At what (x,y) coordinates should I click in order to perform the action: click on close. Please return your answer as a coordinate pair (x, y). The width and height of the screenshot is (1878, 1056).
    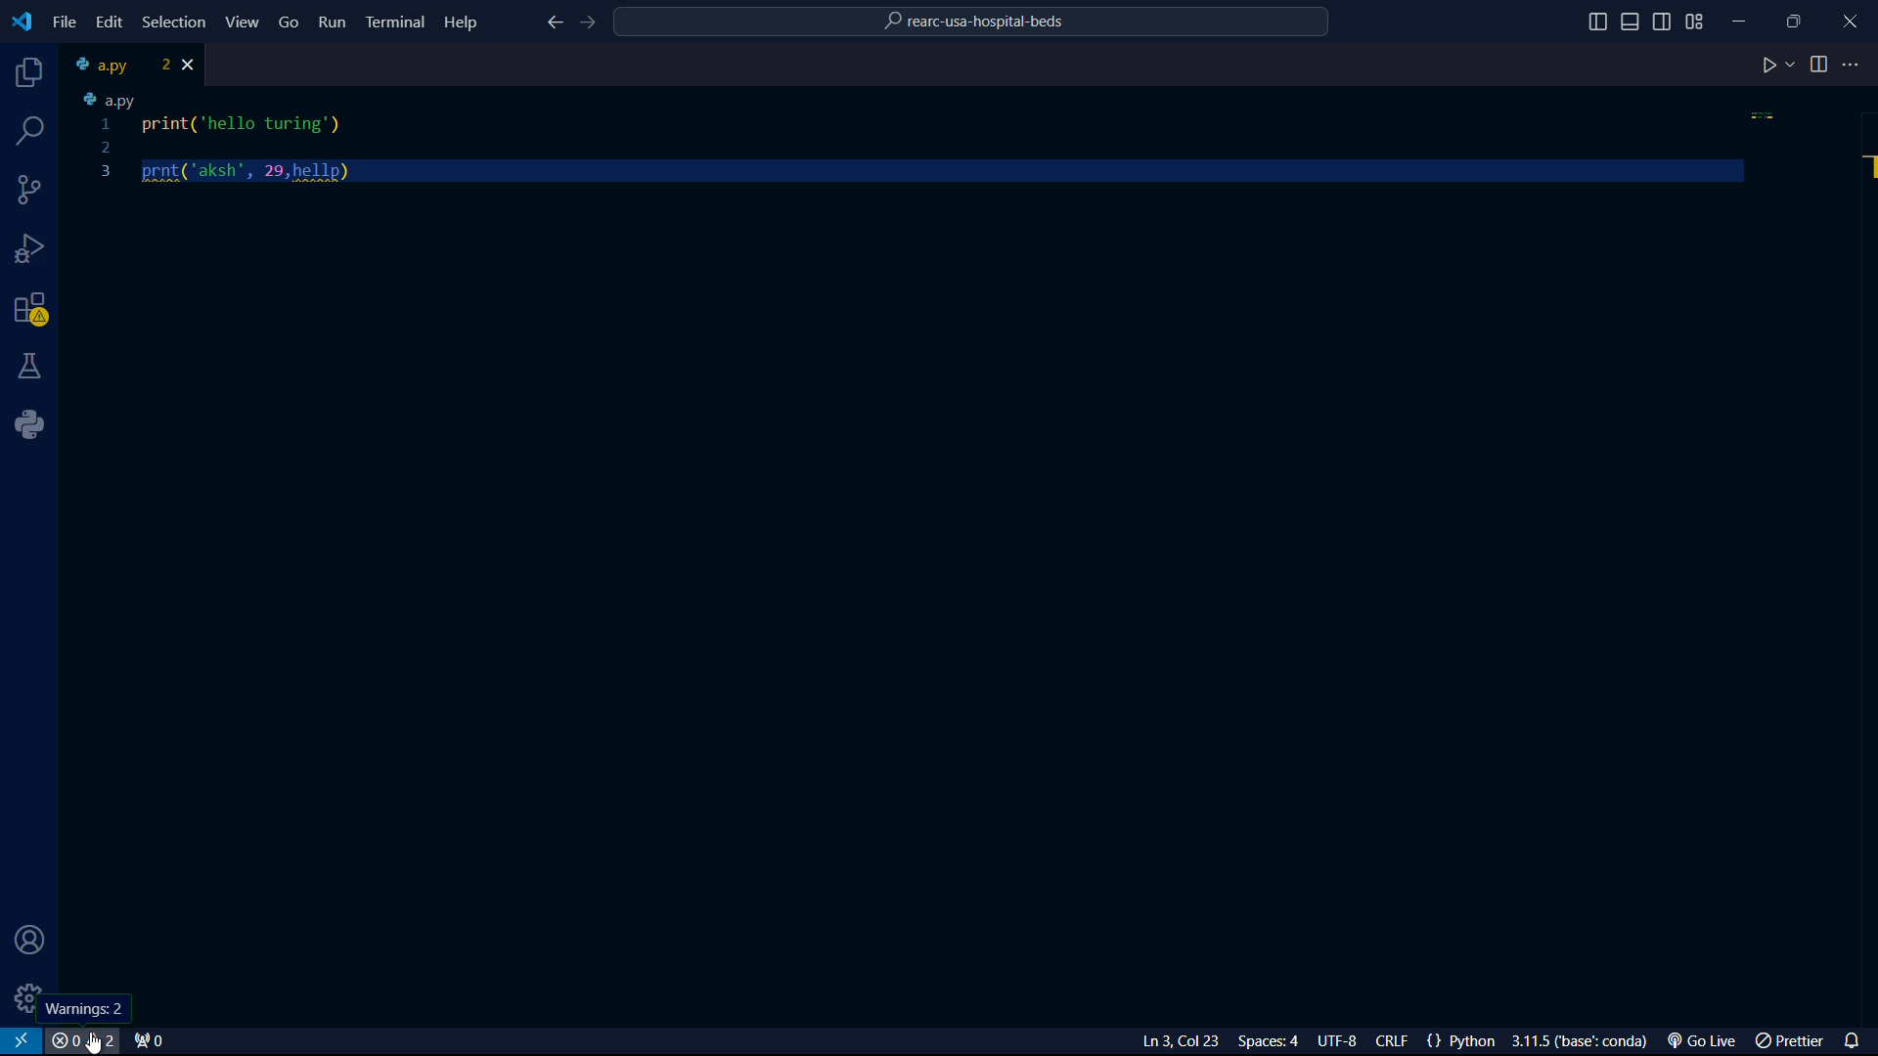
    Looking at the image, I should click on (193, 65).